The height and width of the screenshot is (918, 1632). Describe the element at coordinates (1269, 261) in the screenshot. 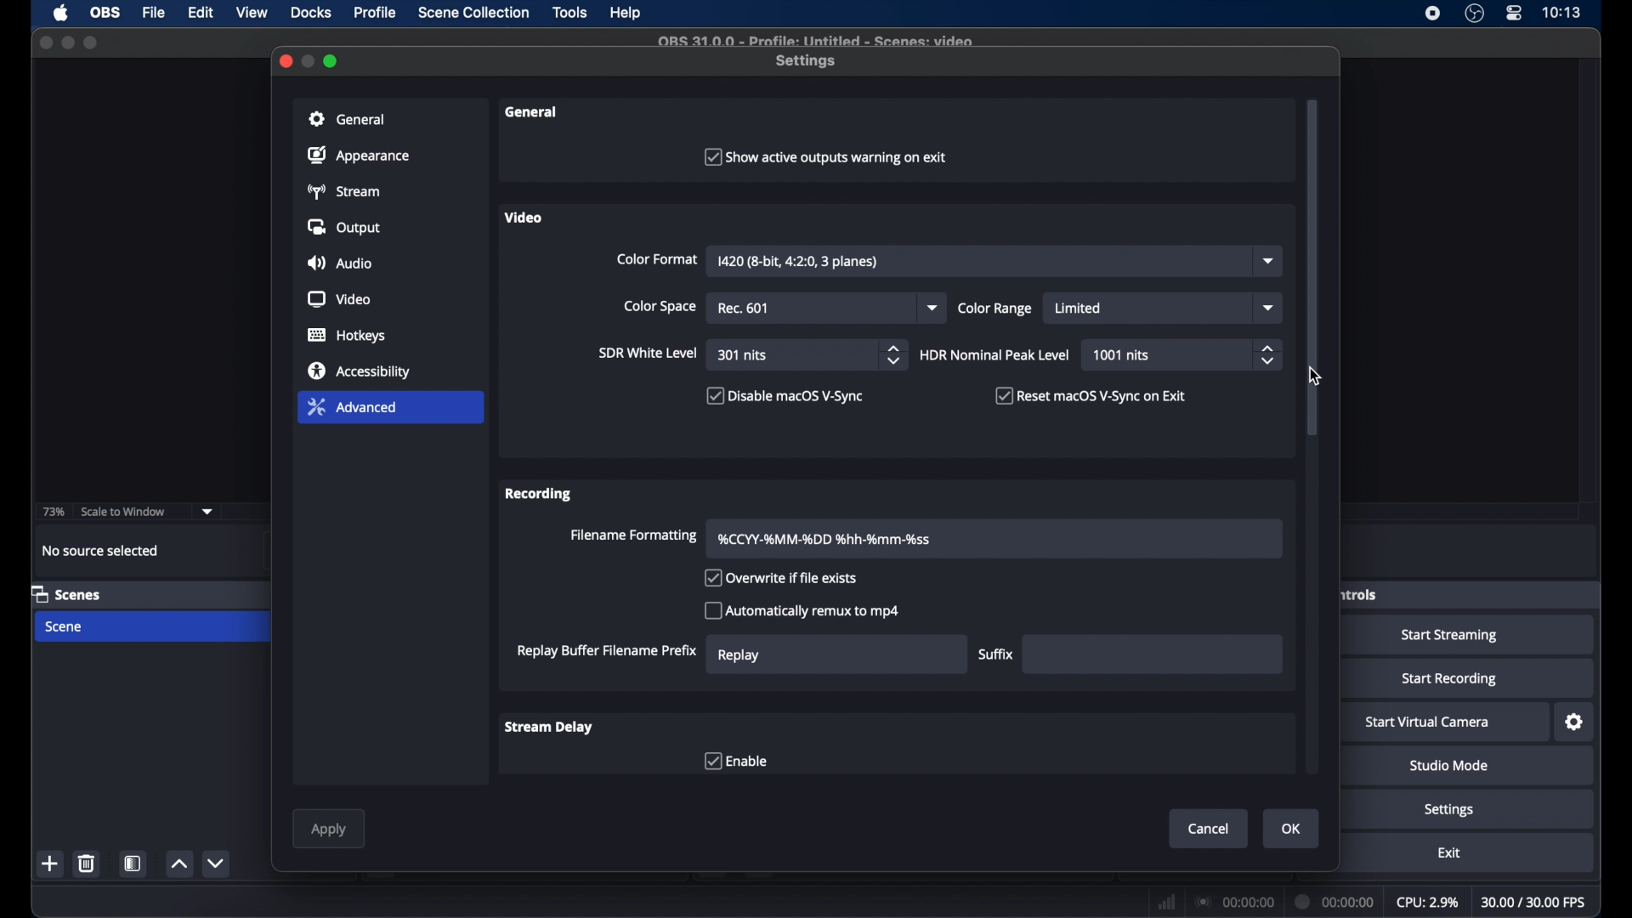

I see `dropdown` at that location.